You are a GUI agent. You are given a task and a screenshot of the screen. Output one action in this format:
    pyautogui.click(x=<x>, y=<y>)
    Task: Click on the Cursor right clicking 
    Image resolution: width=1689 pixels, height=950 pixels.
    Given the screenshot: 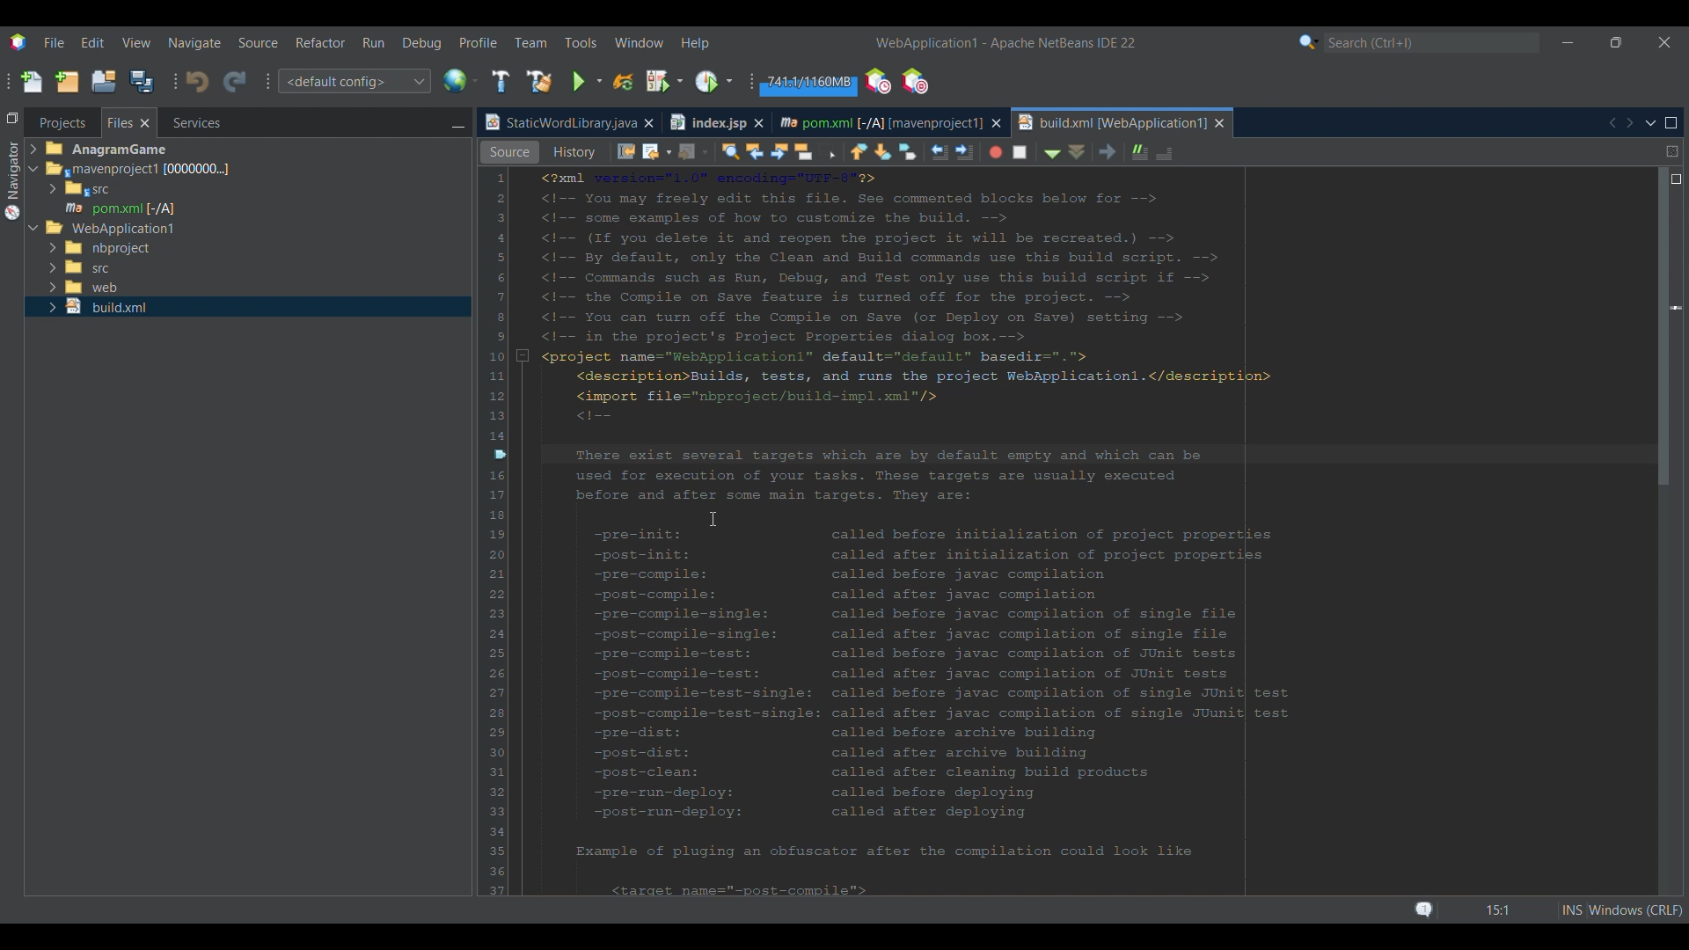 What is the action you would take?
    pyautogui.click(x=506, y=268)
    